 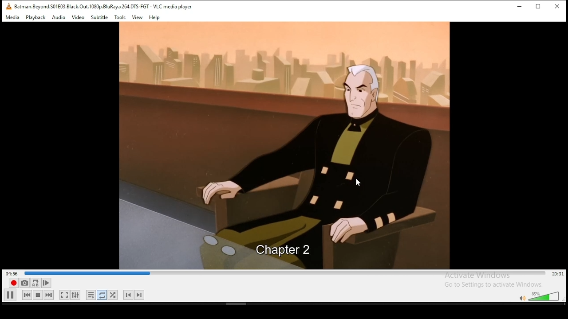 I want to click on Subtitle, so click(x=99, y=18).